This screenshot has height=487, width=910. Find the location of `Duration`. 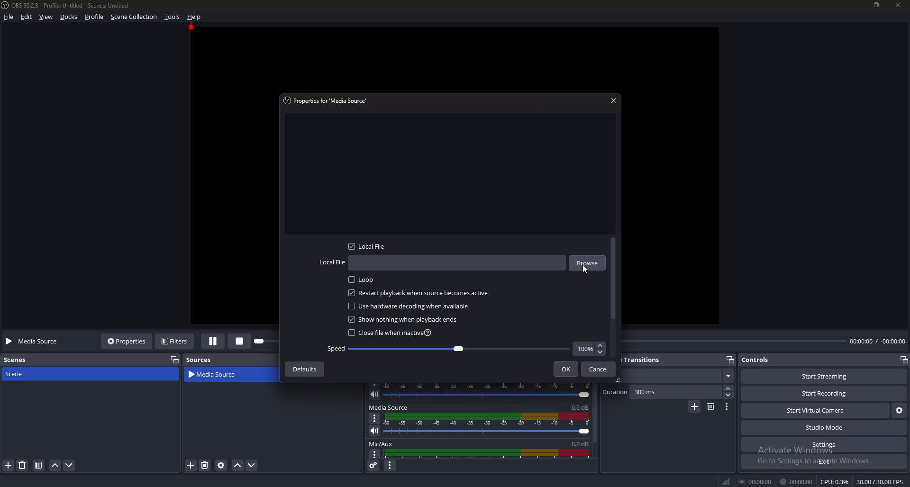

Duration is located at coordinates (663, 392).